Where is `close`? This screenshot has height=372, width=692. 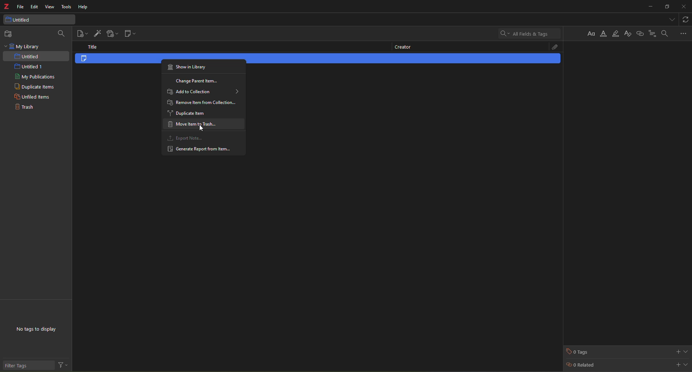 close is located at coordinates (684, 6).